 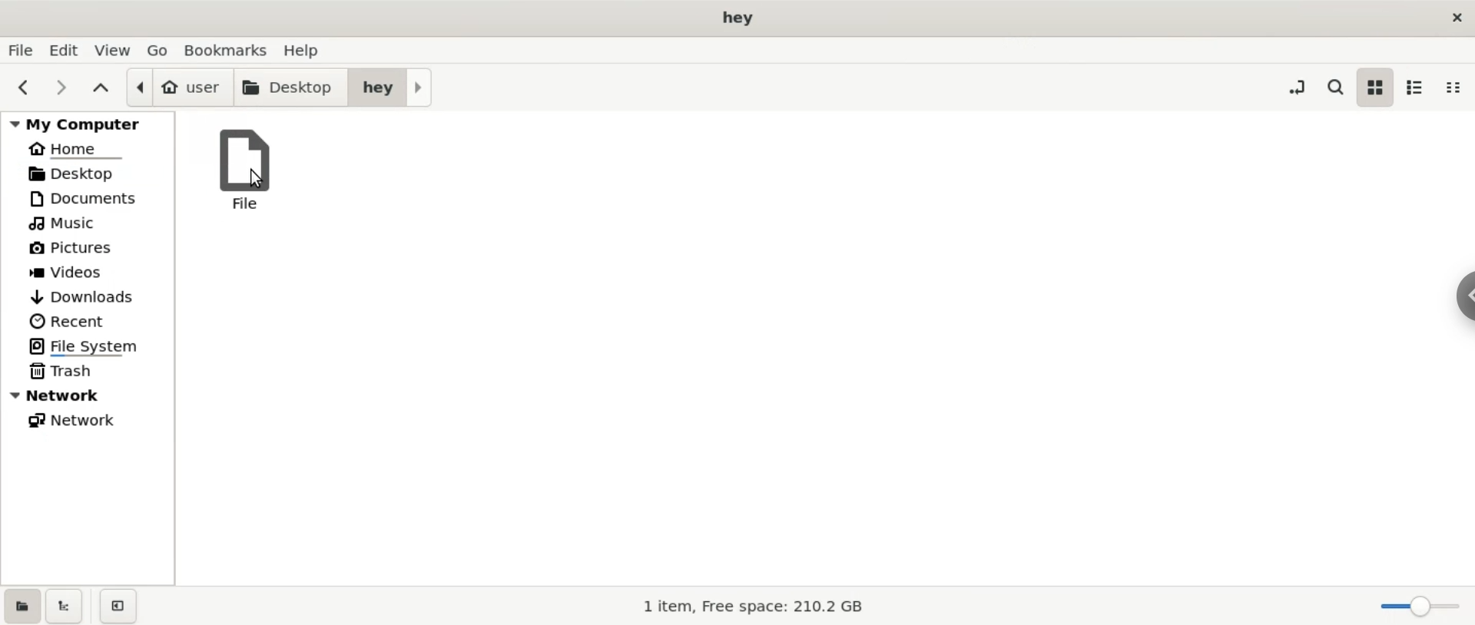 What do you see at coordinates (1417, 86) in the screenshot?
I see `list view` at bounding box center [1417, 86].